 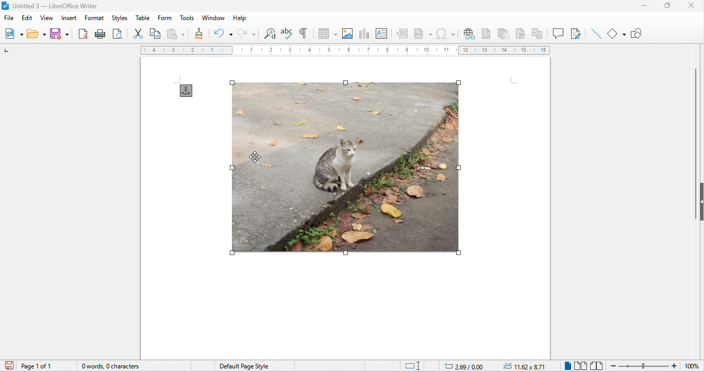 I want to click on form, so click(x=165, y=18).